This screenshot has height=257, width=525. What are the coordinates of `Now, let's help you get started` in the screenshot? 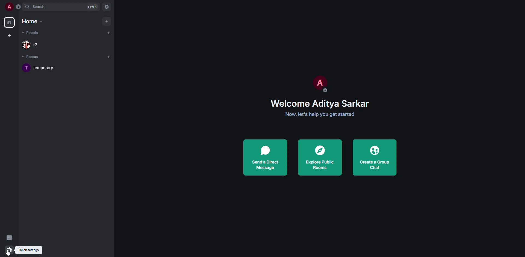 It's located at (319, 115).